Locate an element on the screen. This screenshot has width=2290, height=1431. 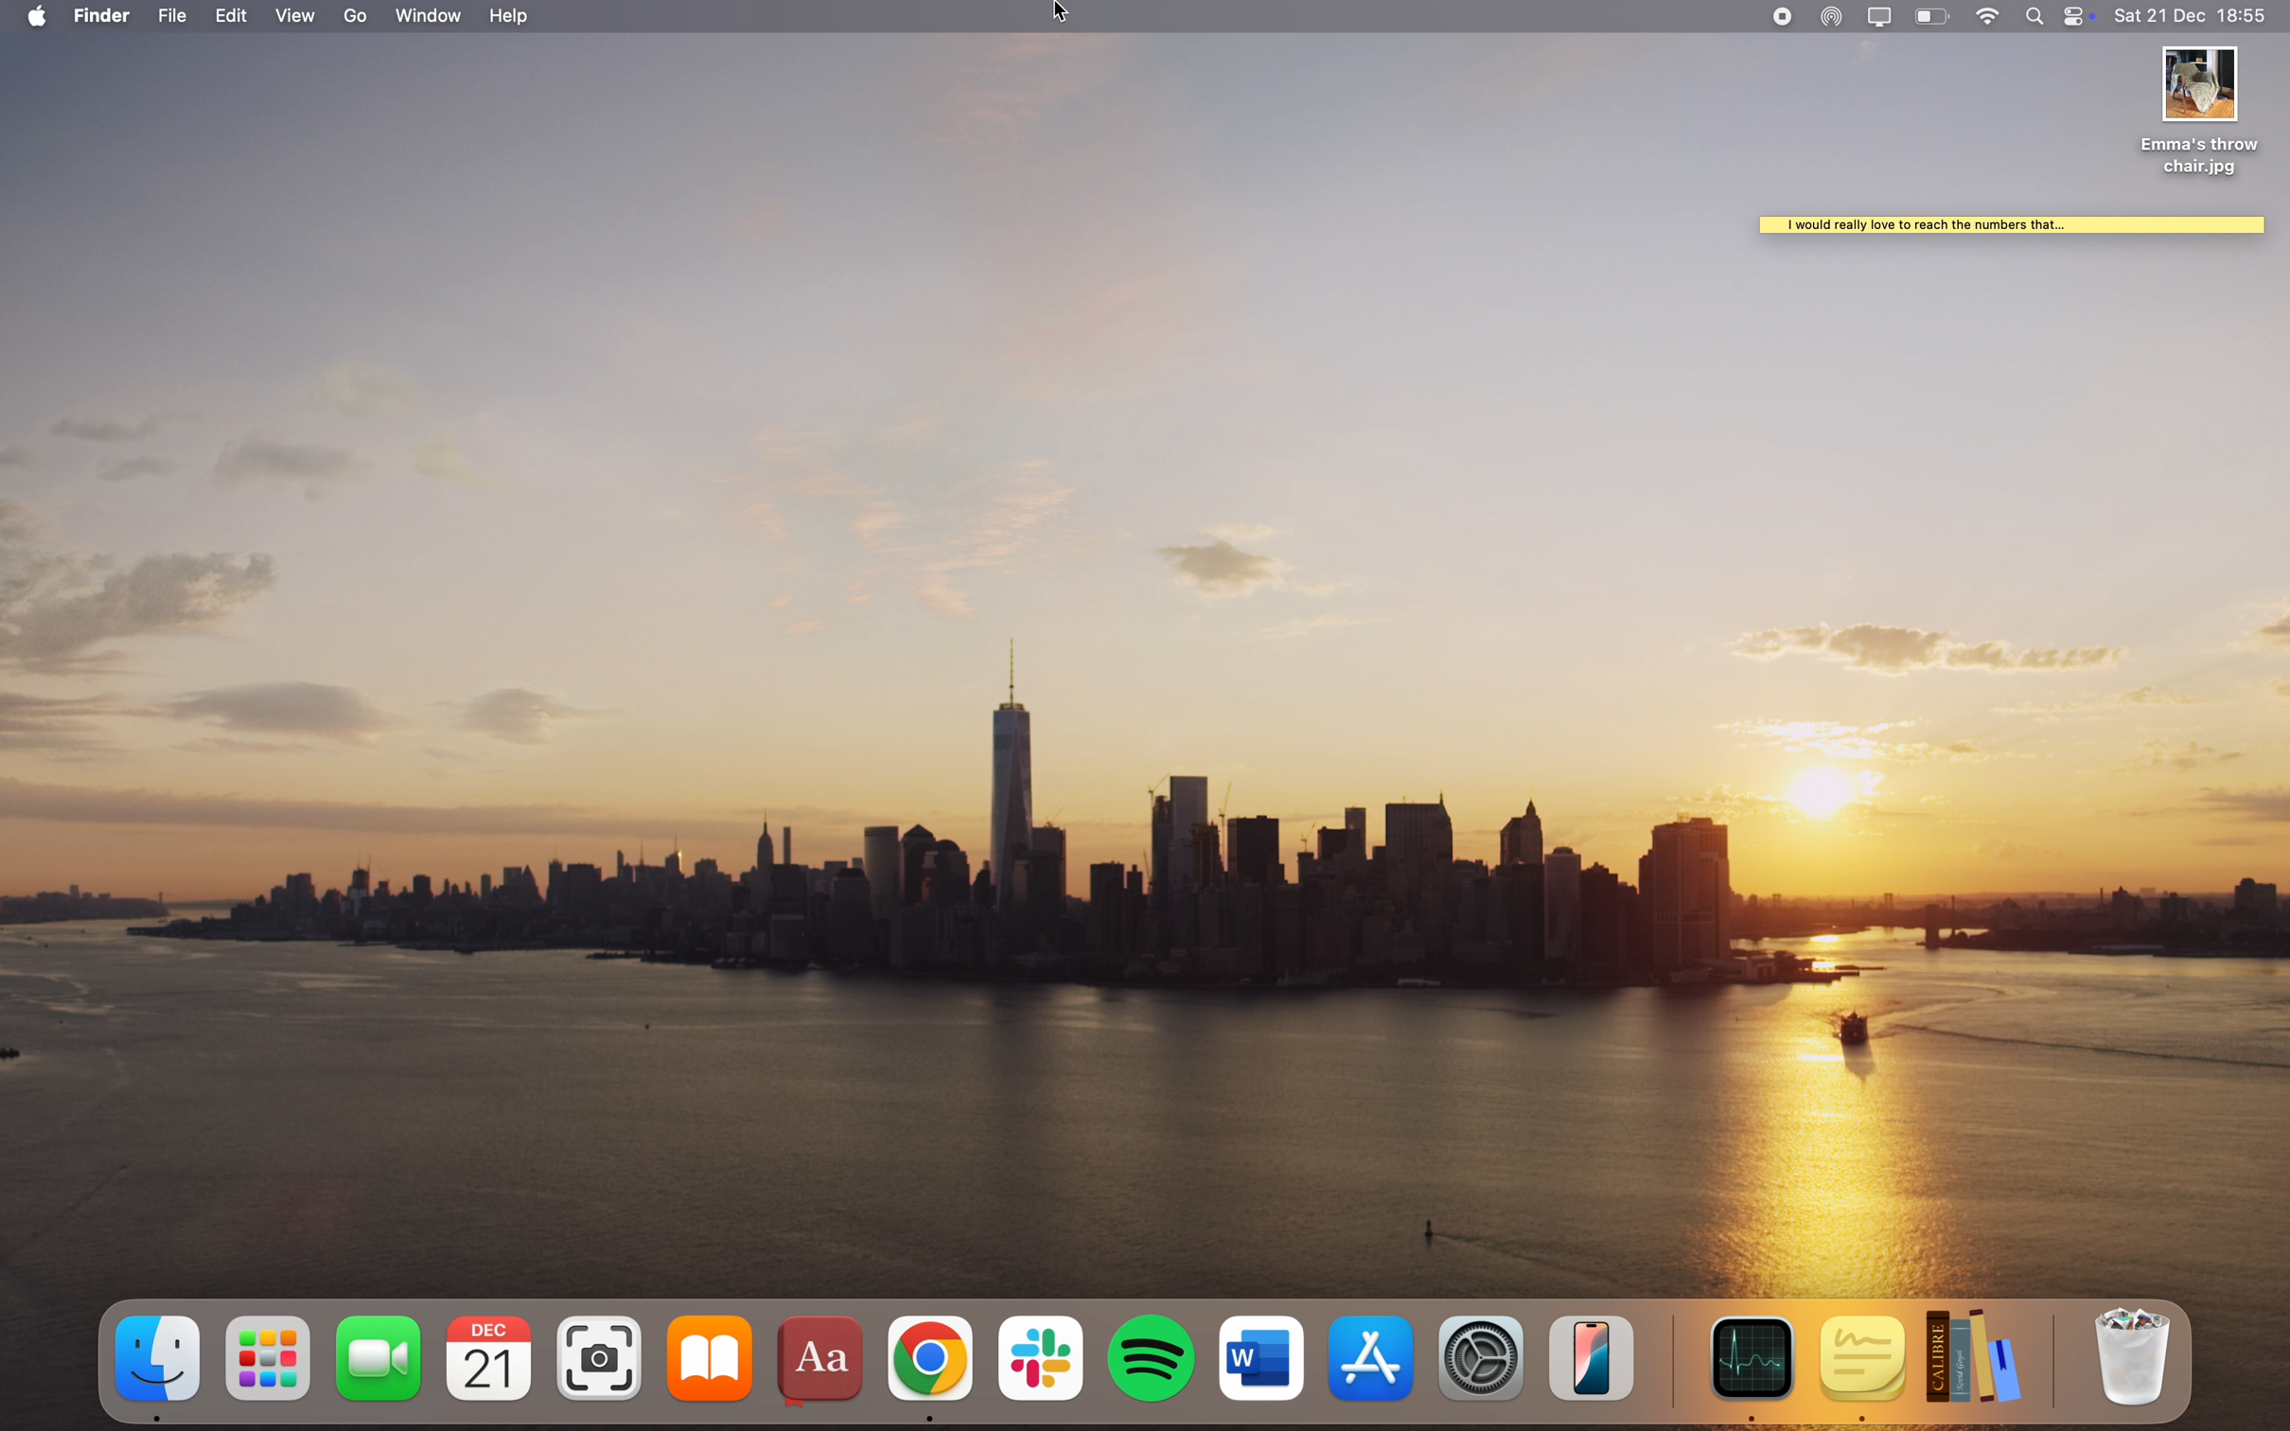
launchpad is located at coordinates (268, 1369).